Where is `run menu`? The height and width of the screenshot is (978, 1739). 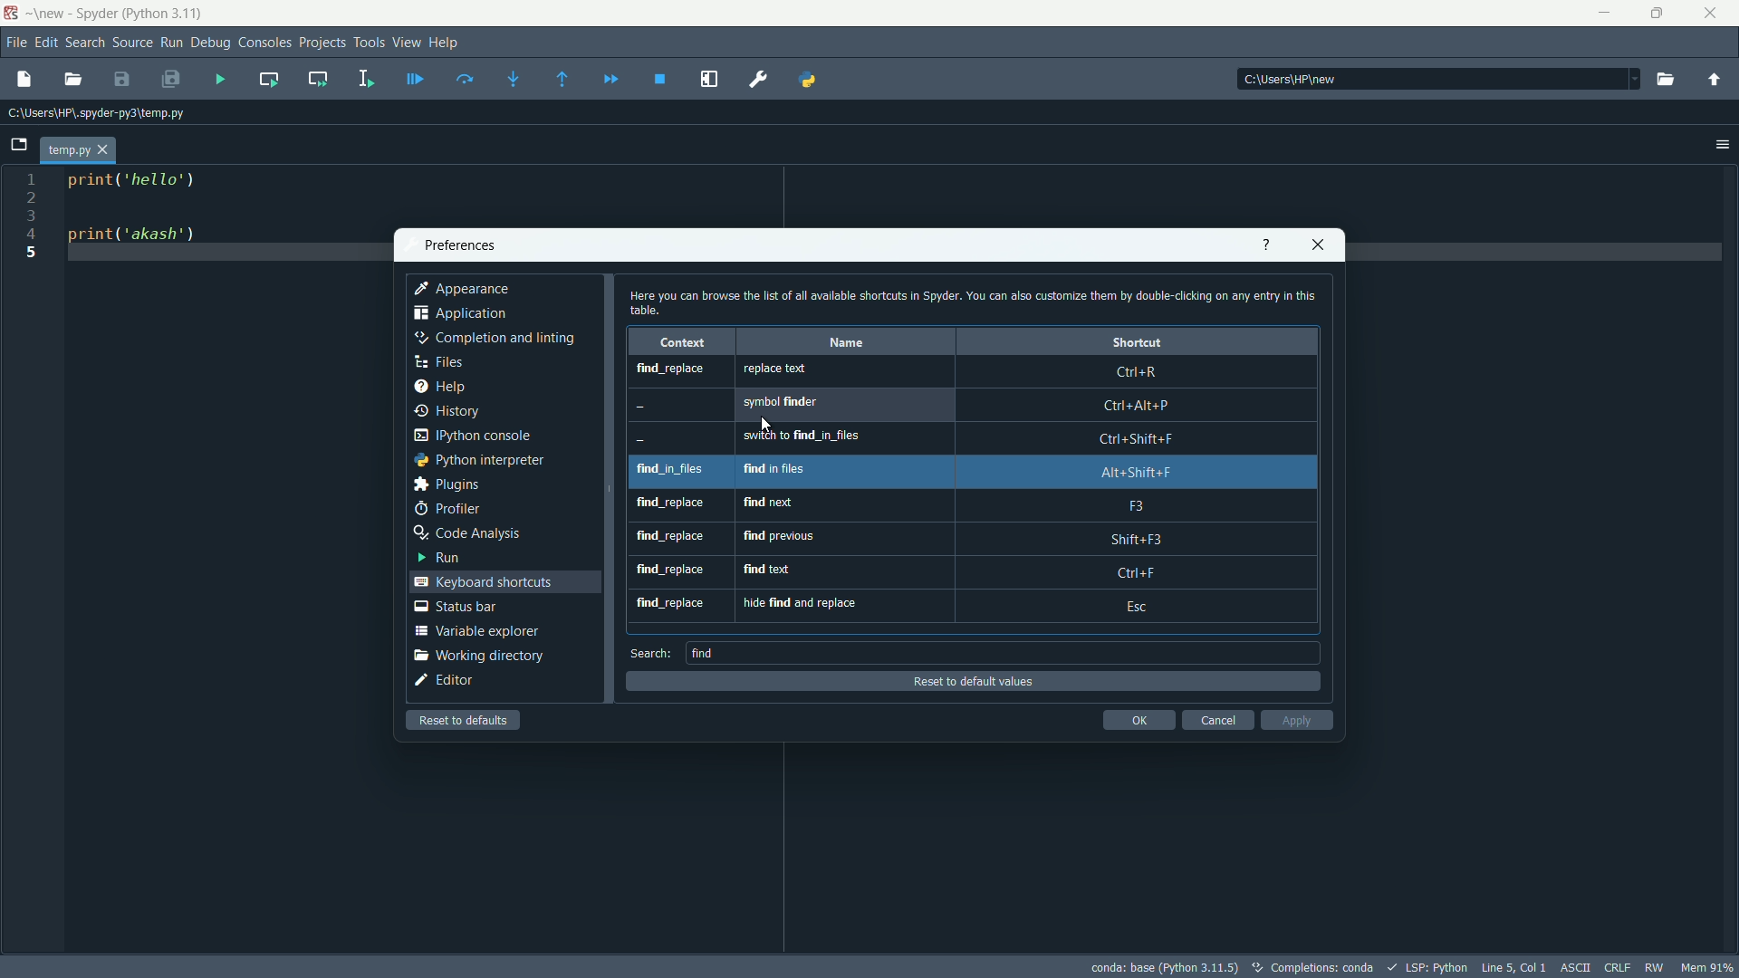
run menu is located at coordinates (172, 42).